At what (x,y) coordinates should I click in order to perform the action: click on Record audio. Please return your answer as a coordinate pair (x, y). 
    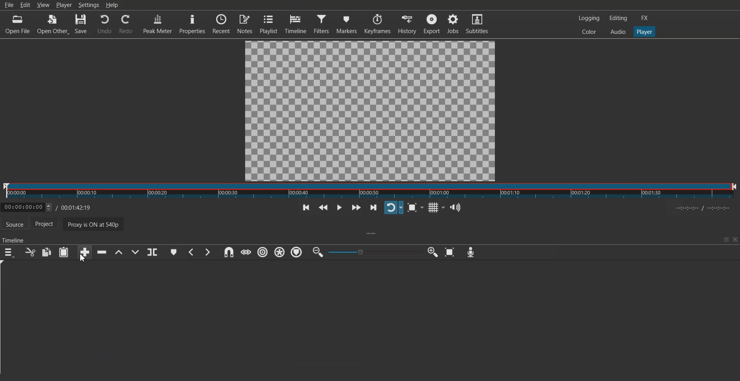
    Looking at the image, I should click on (470, 252).